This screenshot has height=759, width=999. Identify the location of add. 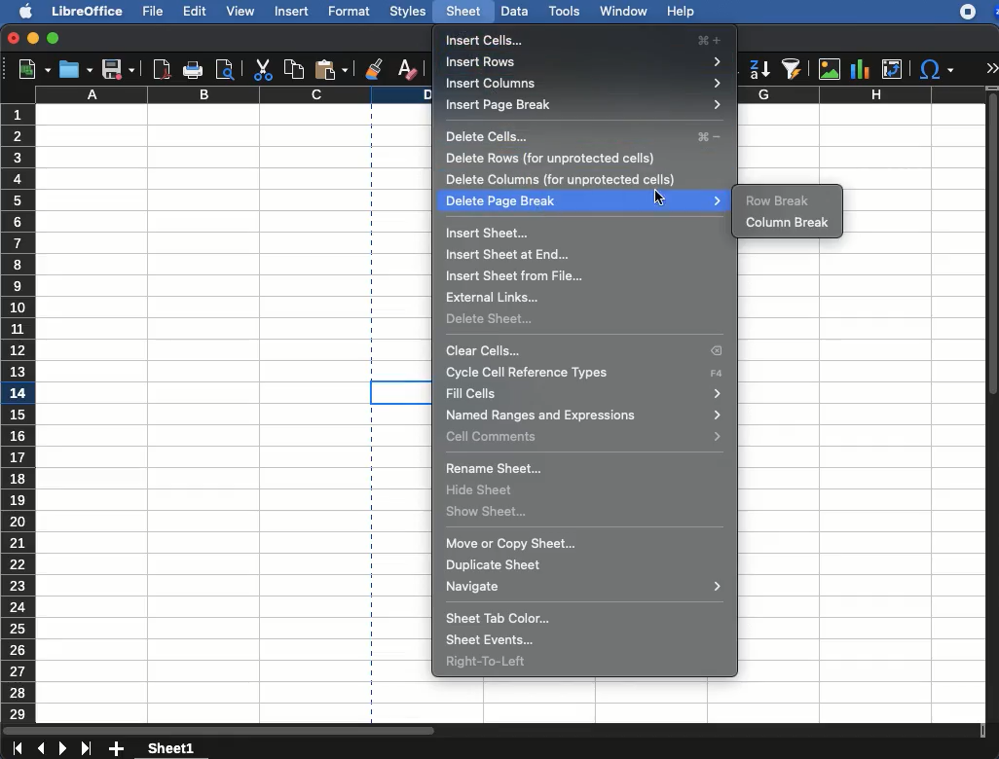
(119, 749).